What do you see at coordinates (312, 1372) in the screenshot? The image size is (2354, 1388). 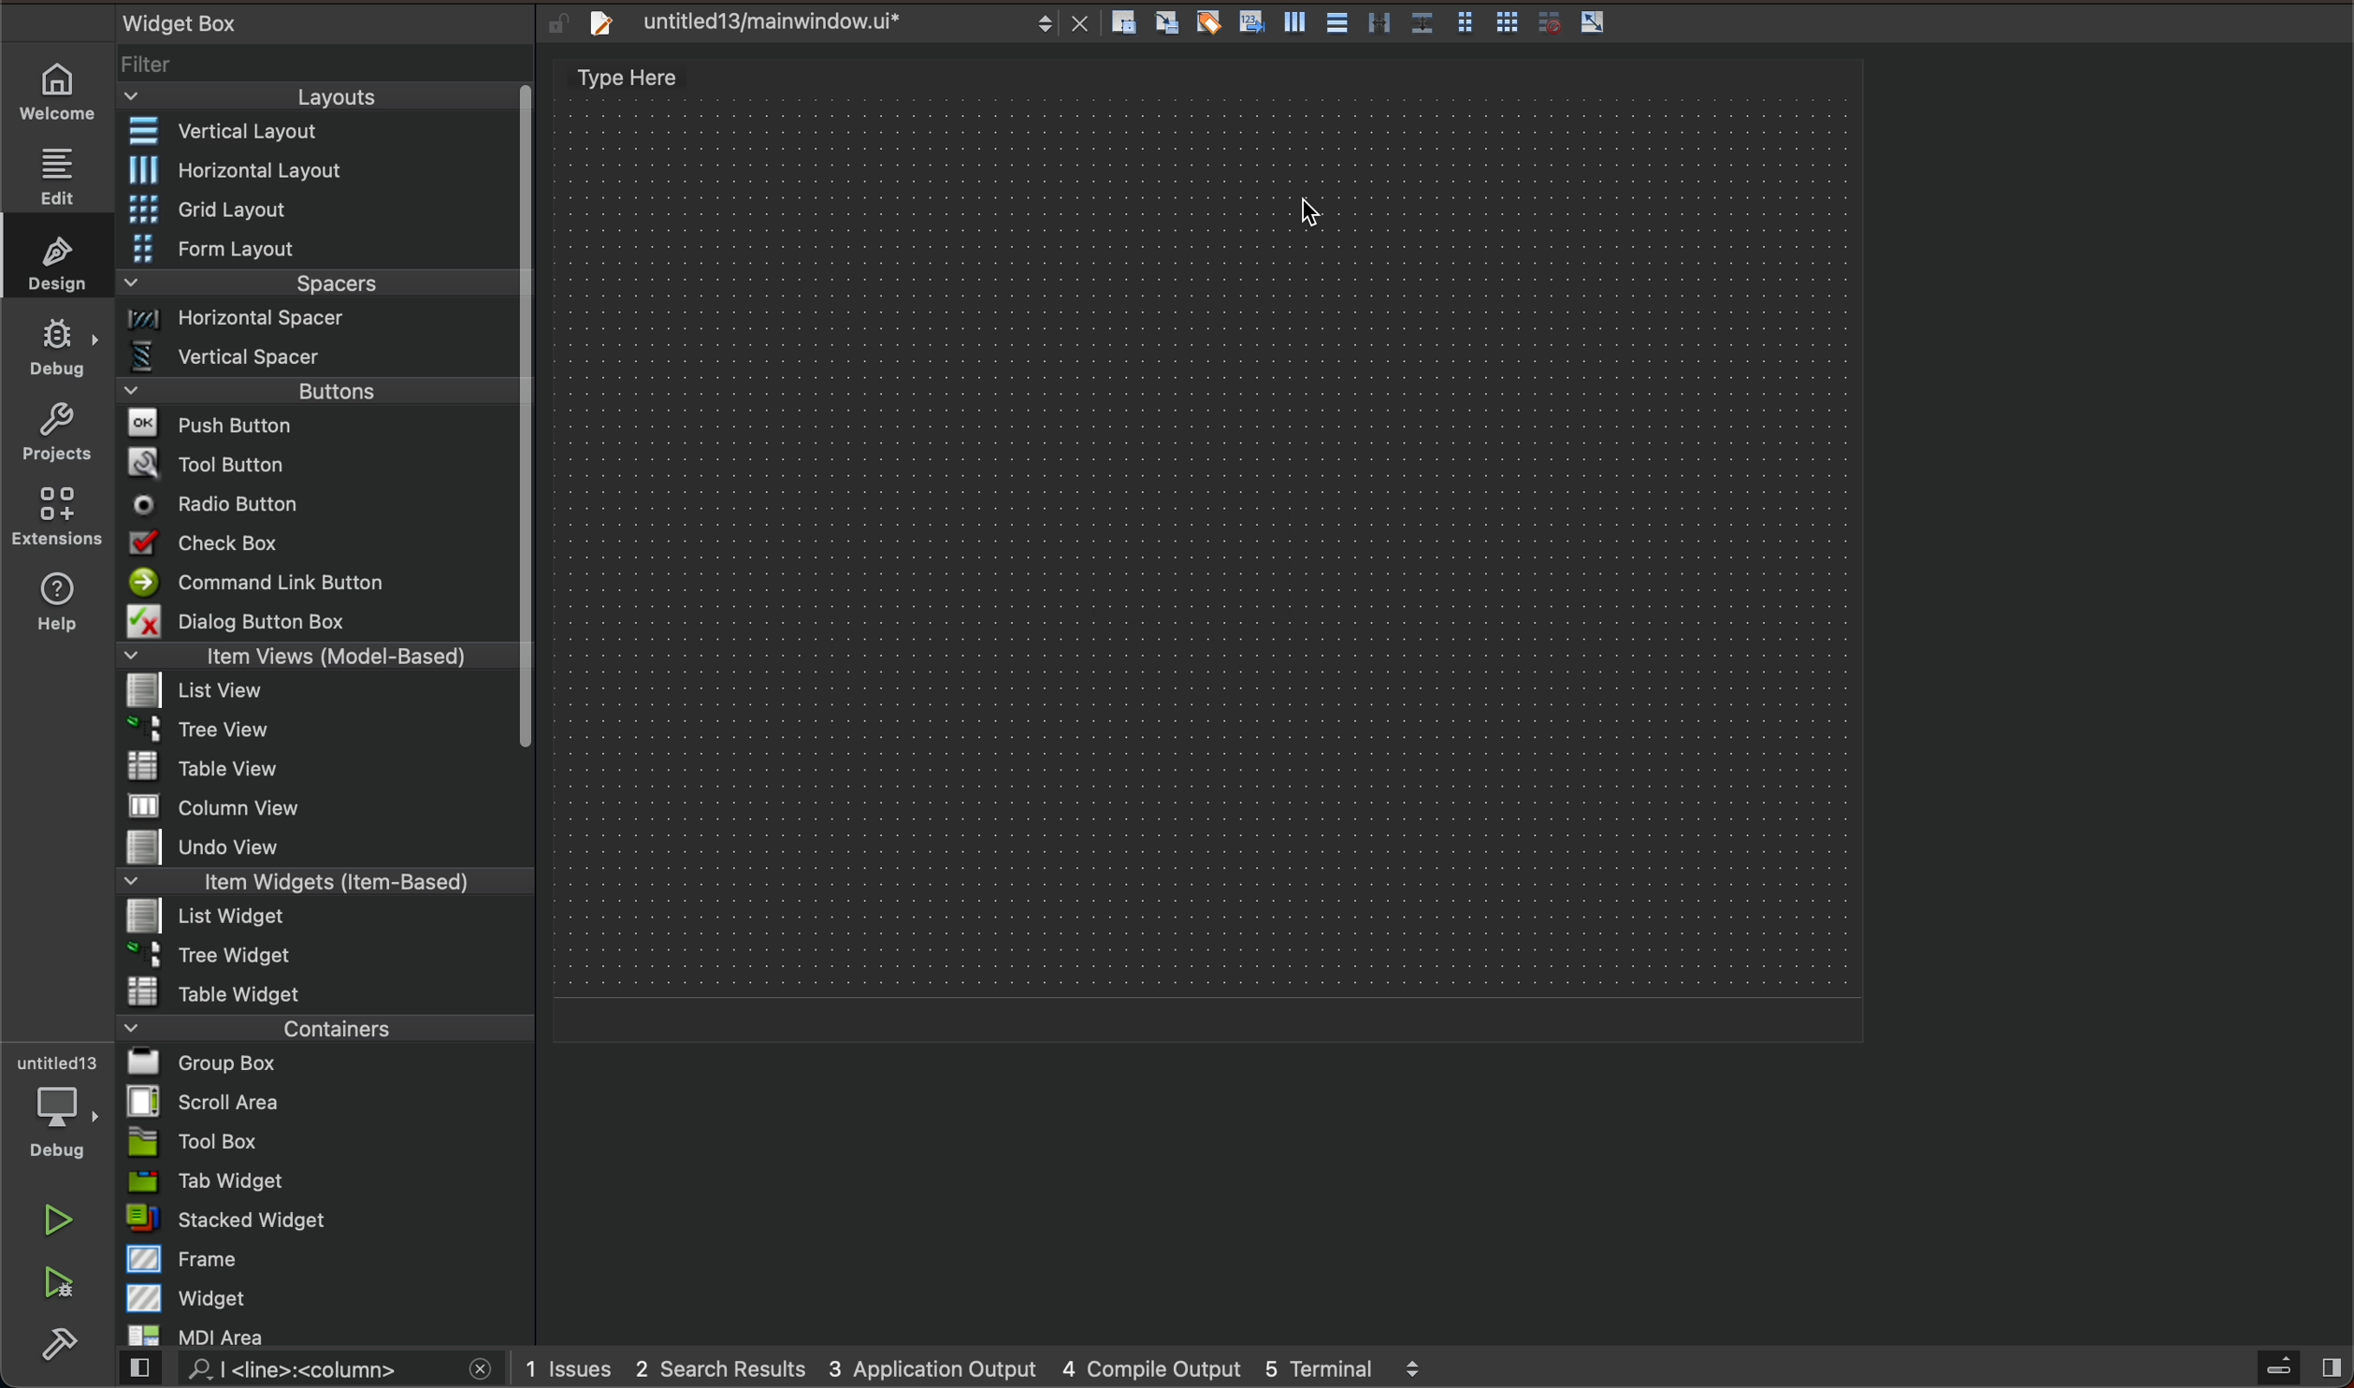 I see `search` at bounding box center [312, 1372].